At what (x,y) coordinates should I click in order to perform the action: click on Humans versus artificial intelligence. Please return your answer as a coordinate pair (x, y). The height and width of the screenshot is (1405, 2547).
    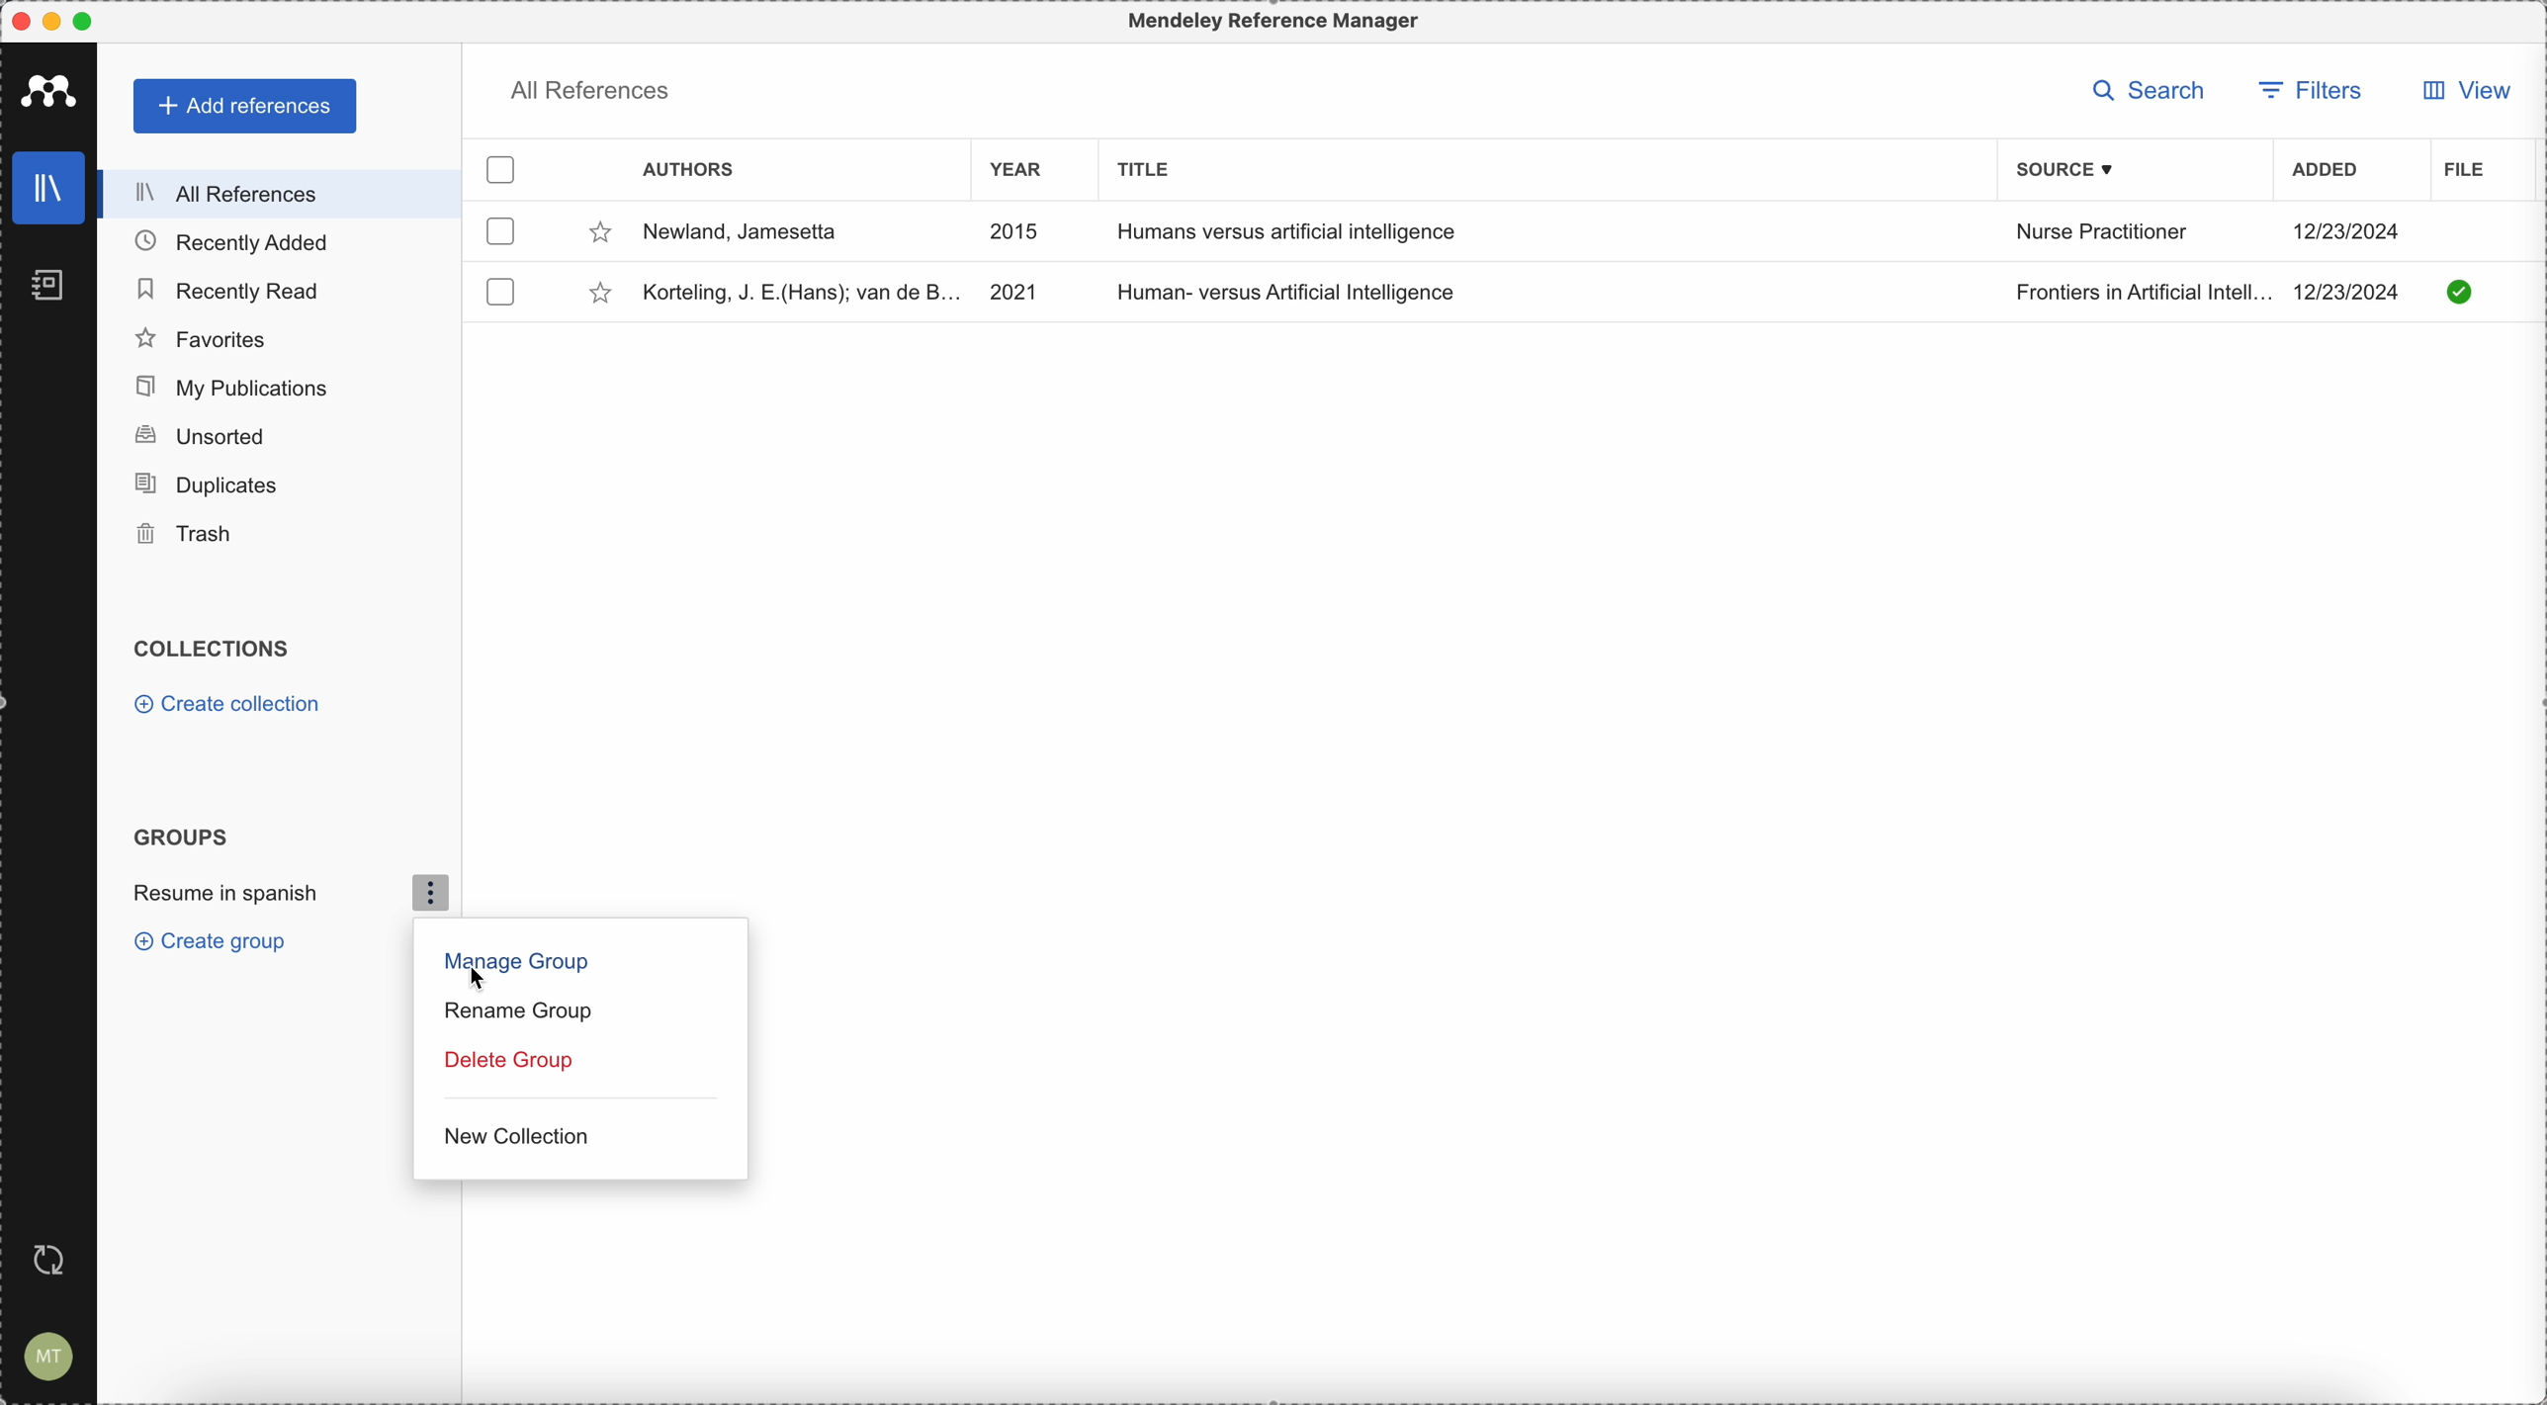
    Looking at the image, I should click on (1283, 230).